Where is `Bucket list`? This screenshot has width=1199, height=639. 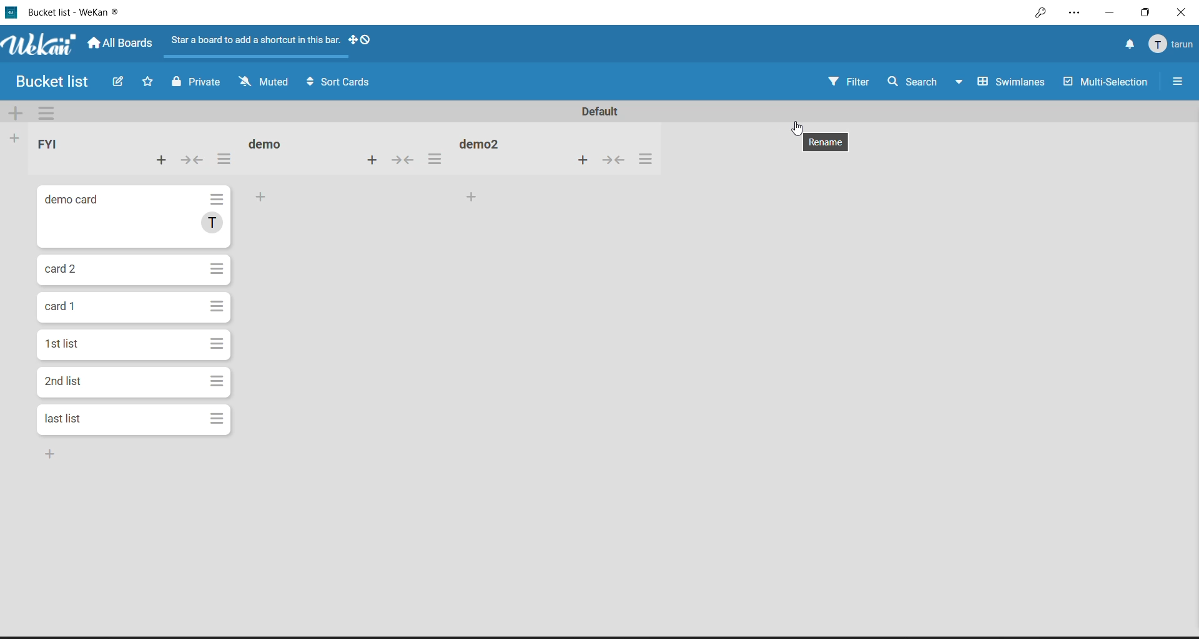
Bucket list is located at coordinates (50, 80).